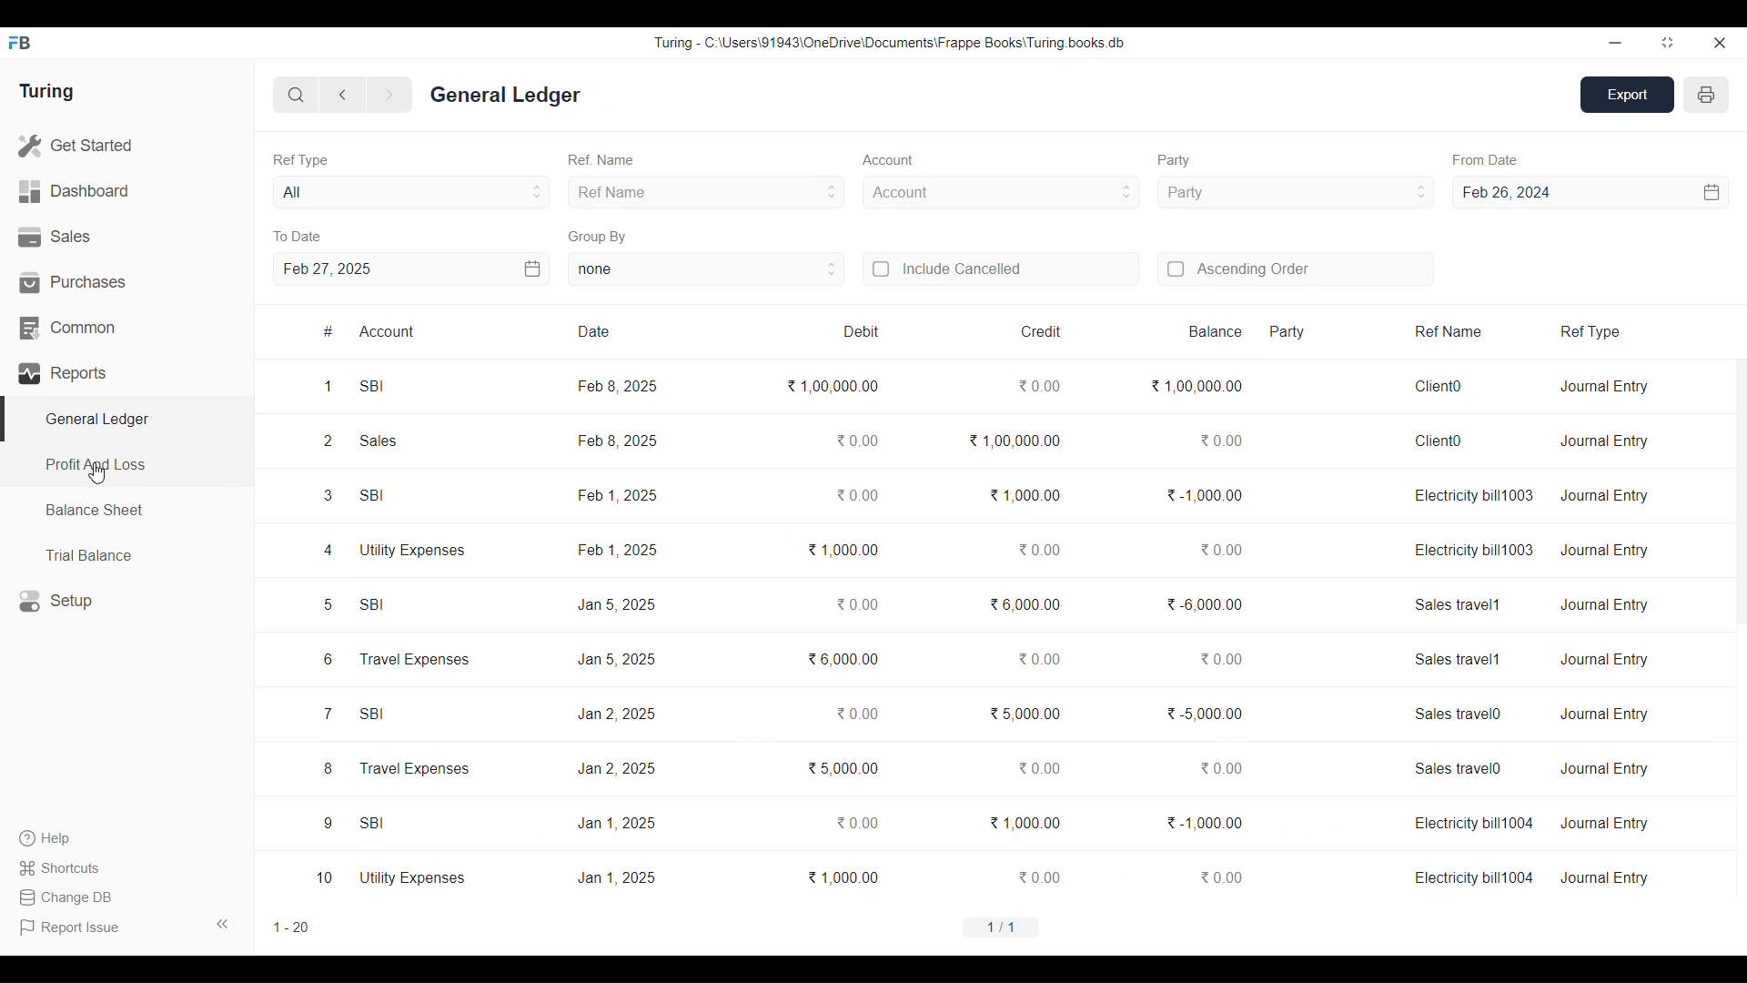  I want to click on 1/1, so click(1003, 927).